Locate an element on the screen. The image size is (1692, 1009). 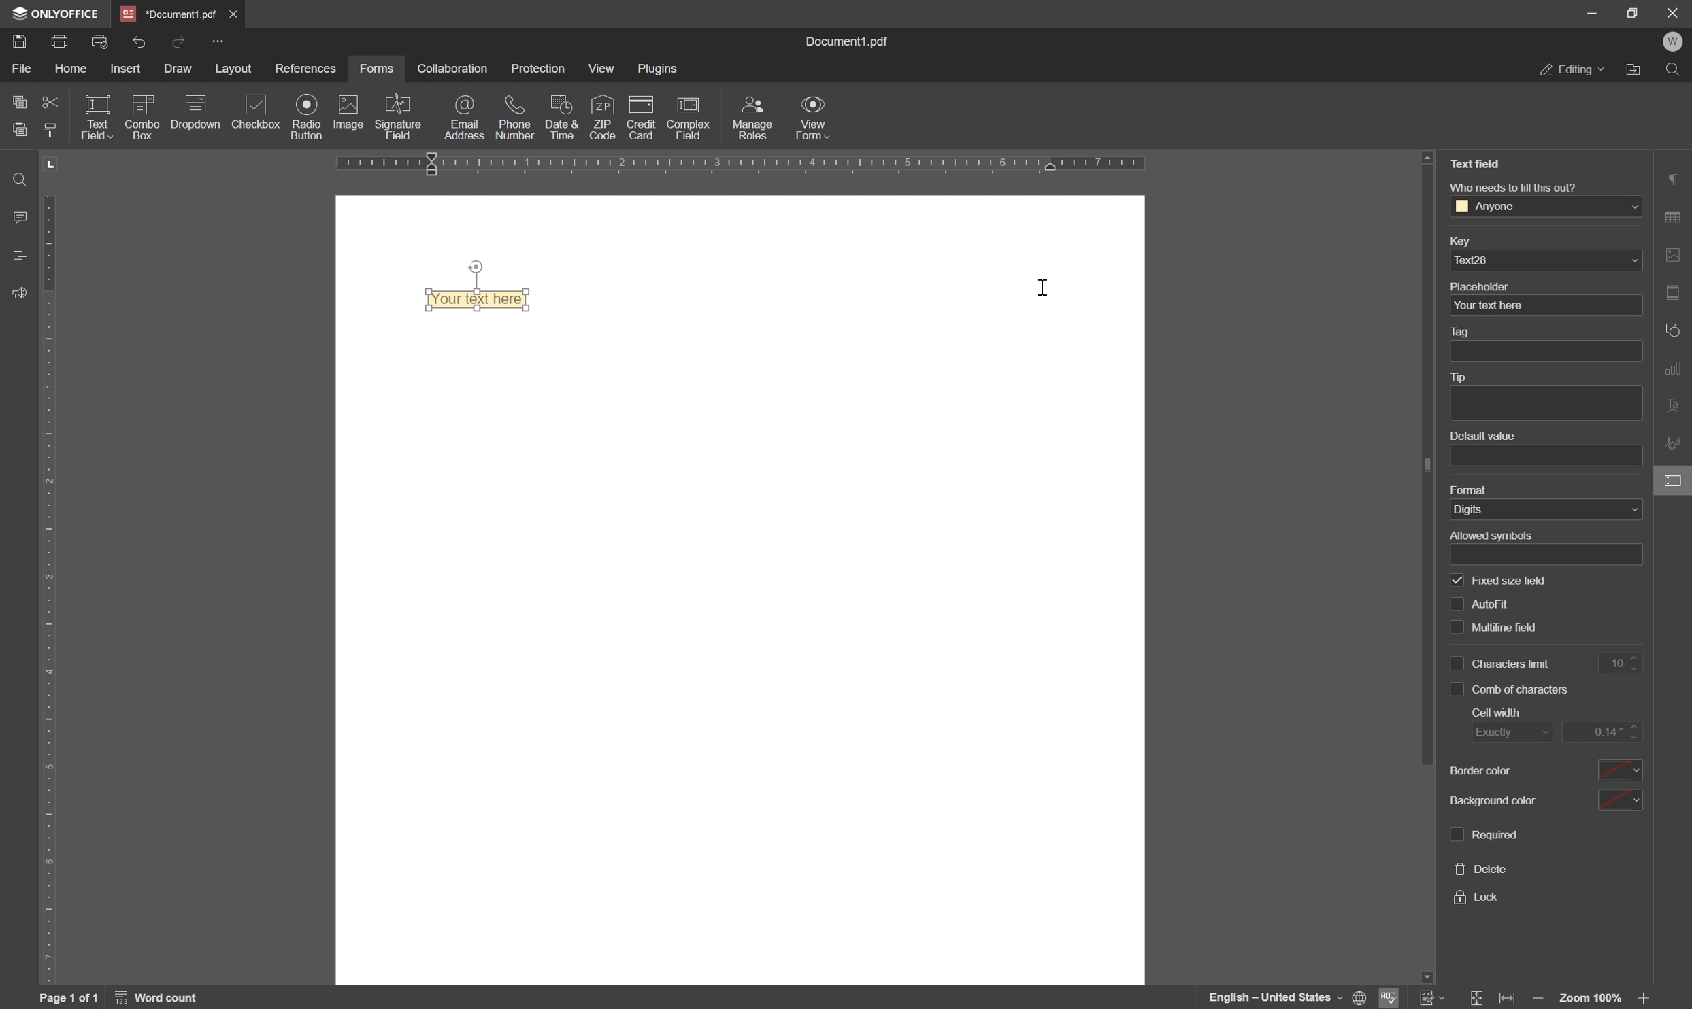
complex field is located at coordinates (692, 116).